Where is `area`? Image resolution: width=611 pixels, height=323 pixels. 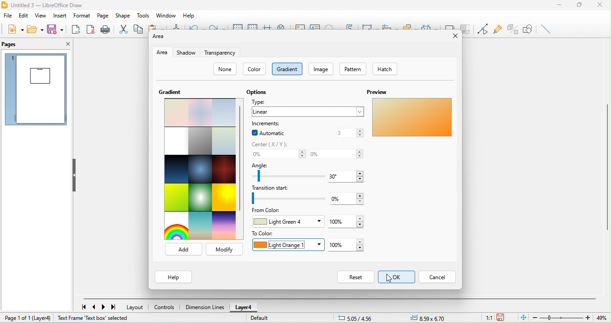
area is located at coordinates (157, 39).